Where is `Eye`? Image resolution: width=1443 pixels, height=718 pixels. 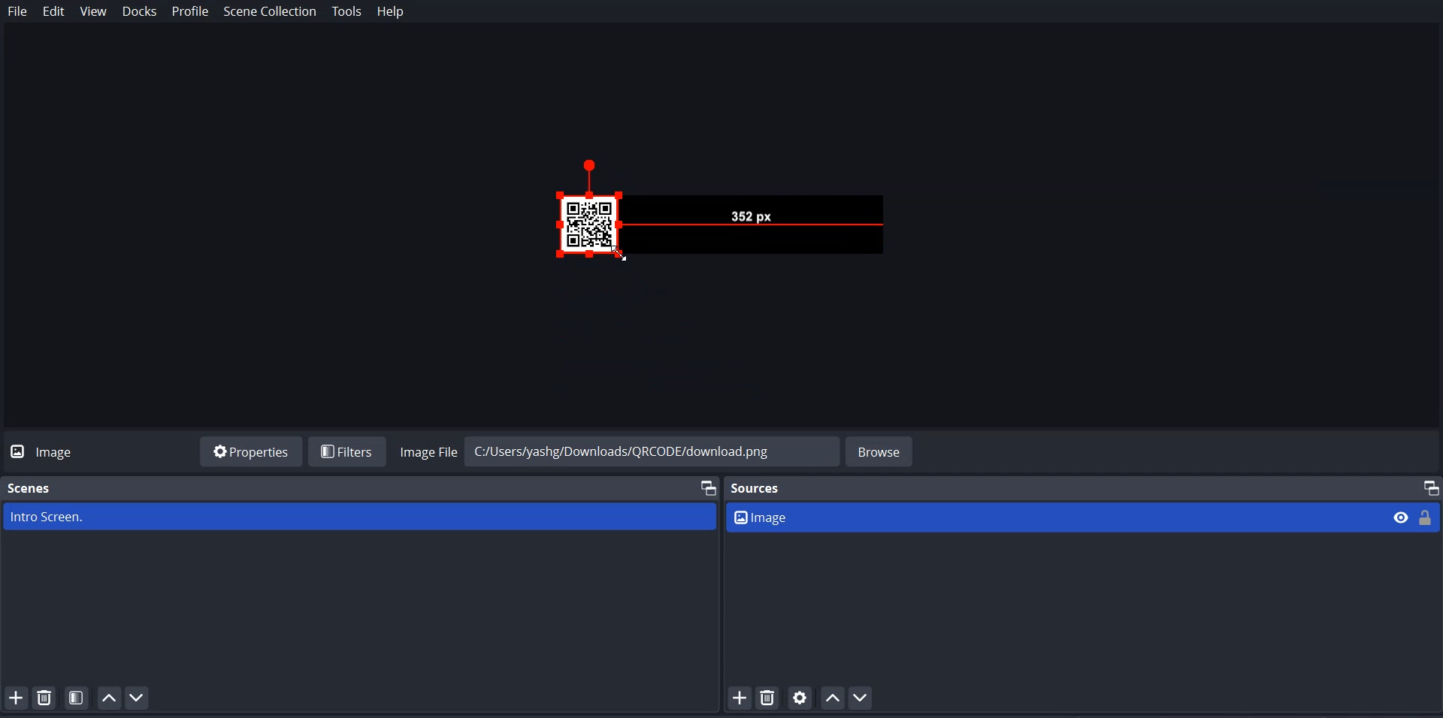
Eye is located at coordinates (1402, 517).